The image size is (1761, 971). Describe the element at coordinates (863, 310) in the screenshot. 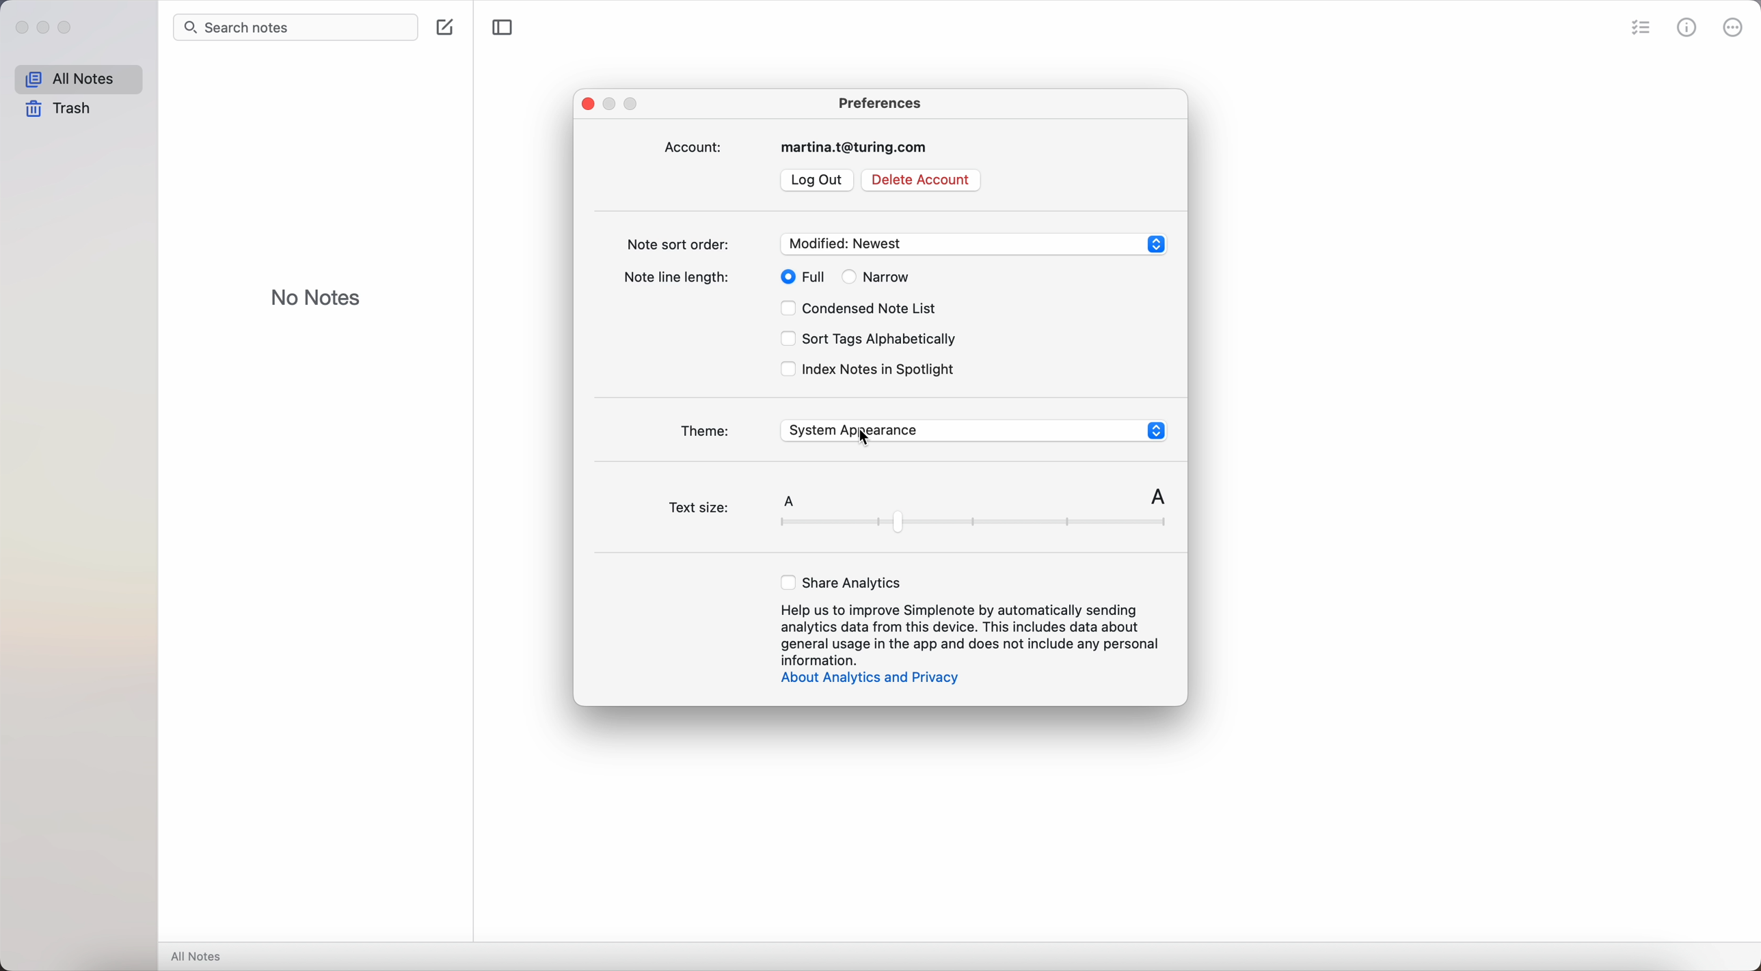

I see `condensed note list` at that location.